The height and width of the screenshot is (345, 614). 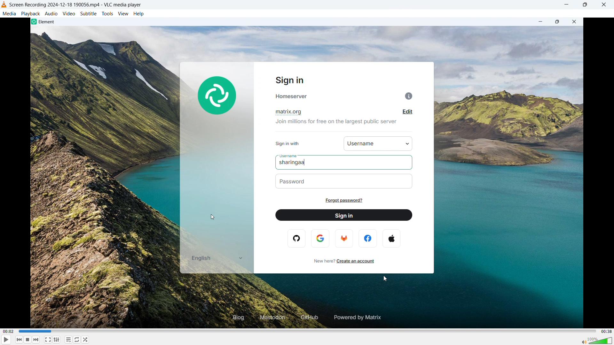 I want to click on Help , so click(x=139, y=13).